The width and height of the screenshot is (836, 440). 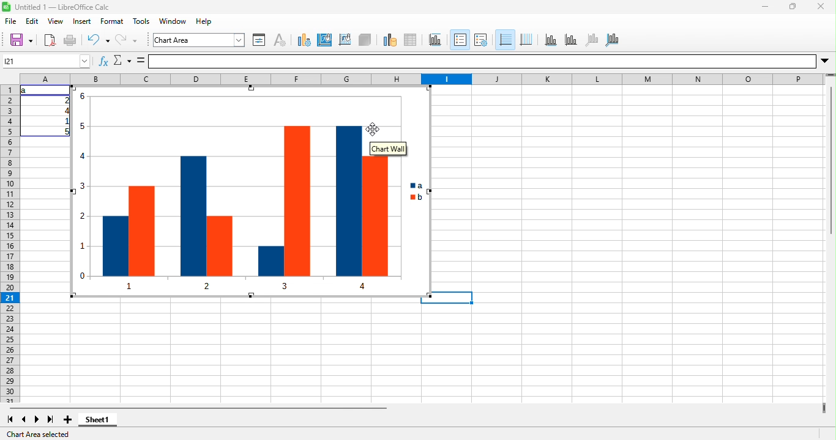 I want to click on data range, so click(x=390, y=41).